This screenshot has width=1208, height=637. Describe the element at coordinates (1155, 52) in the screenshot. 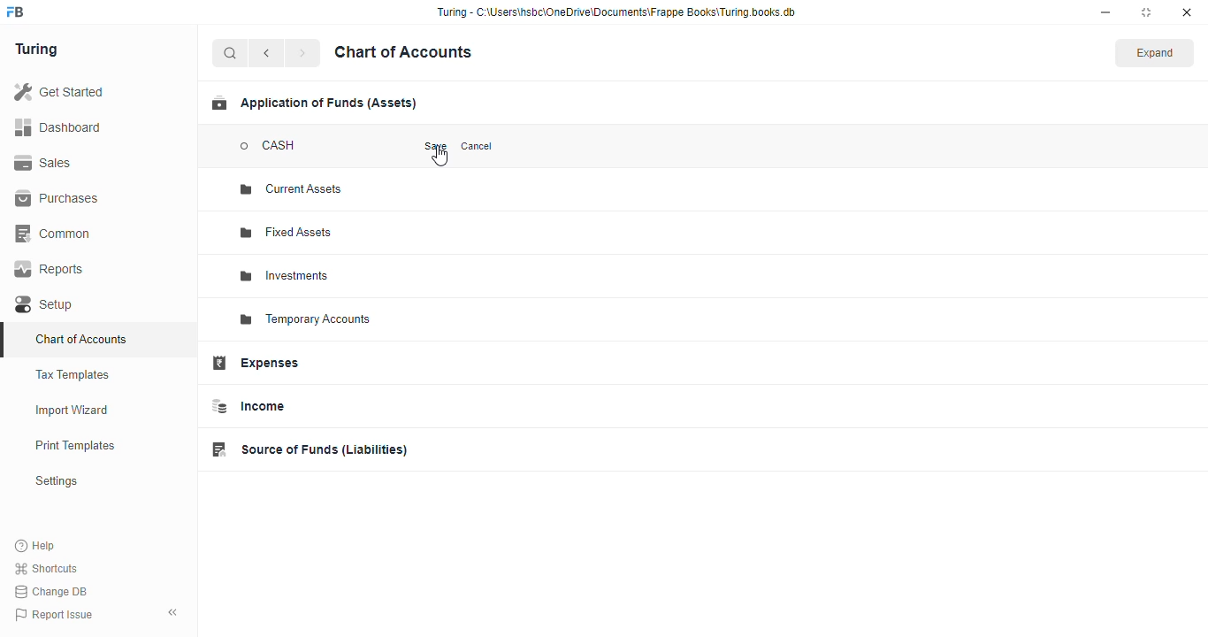

I see `expand` at that location.